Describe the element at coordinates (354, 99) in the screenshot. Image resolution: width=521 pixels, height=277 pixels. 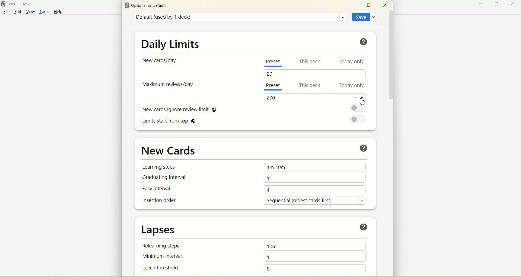
I see `decrease` at that location.